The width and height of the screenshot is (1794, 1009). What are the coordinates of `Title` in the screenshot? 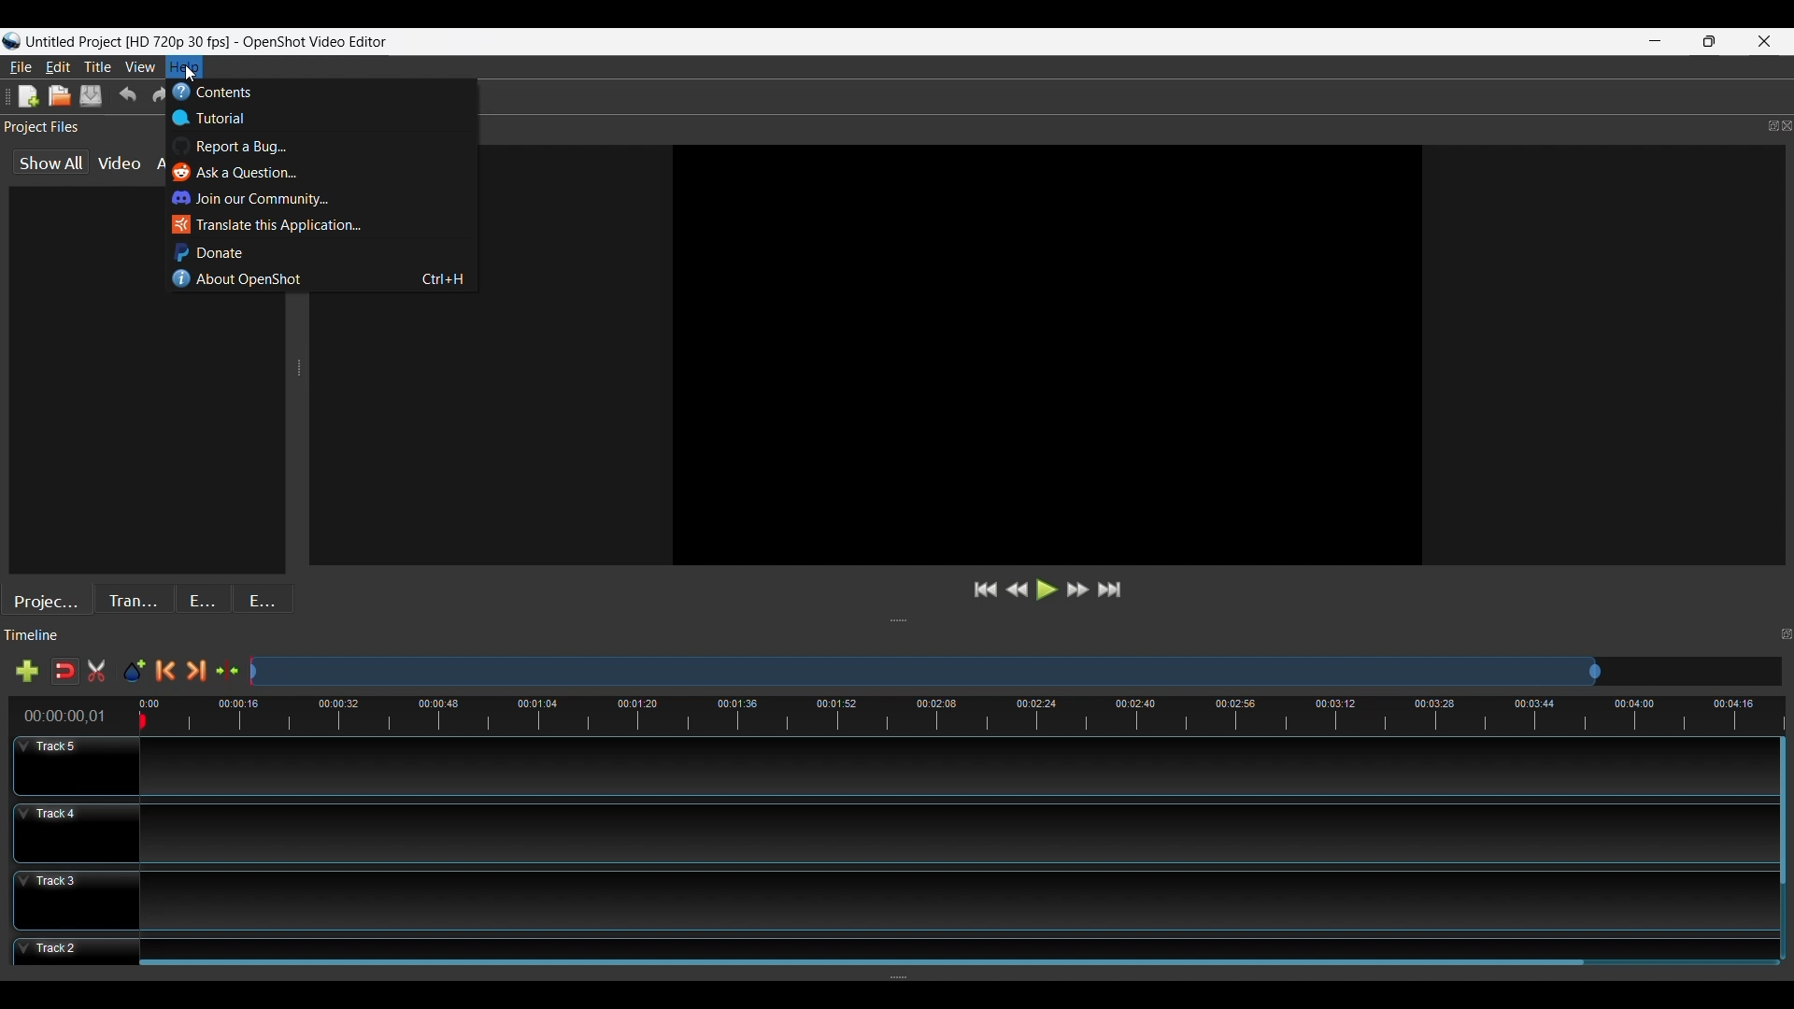 It's located at (97, 67).